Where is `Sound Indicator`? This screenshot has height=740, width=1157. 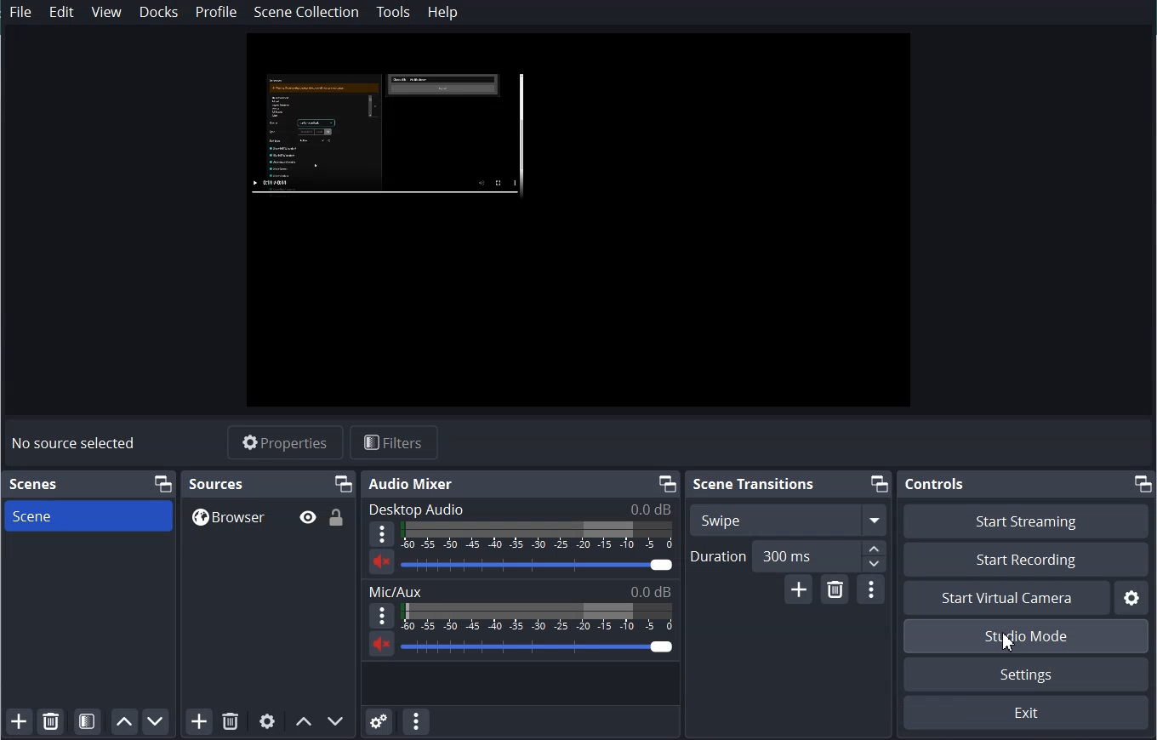
Sound Indicator is located at coordinates (537, 617).